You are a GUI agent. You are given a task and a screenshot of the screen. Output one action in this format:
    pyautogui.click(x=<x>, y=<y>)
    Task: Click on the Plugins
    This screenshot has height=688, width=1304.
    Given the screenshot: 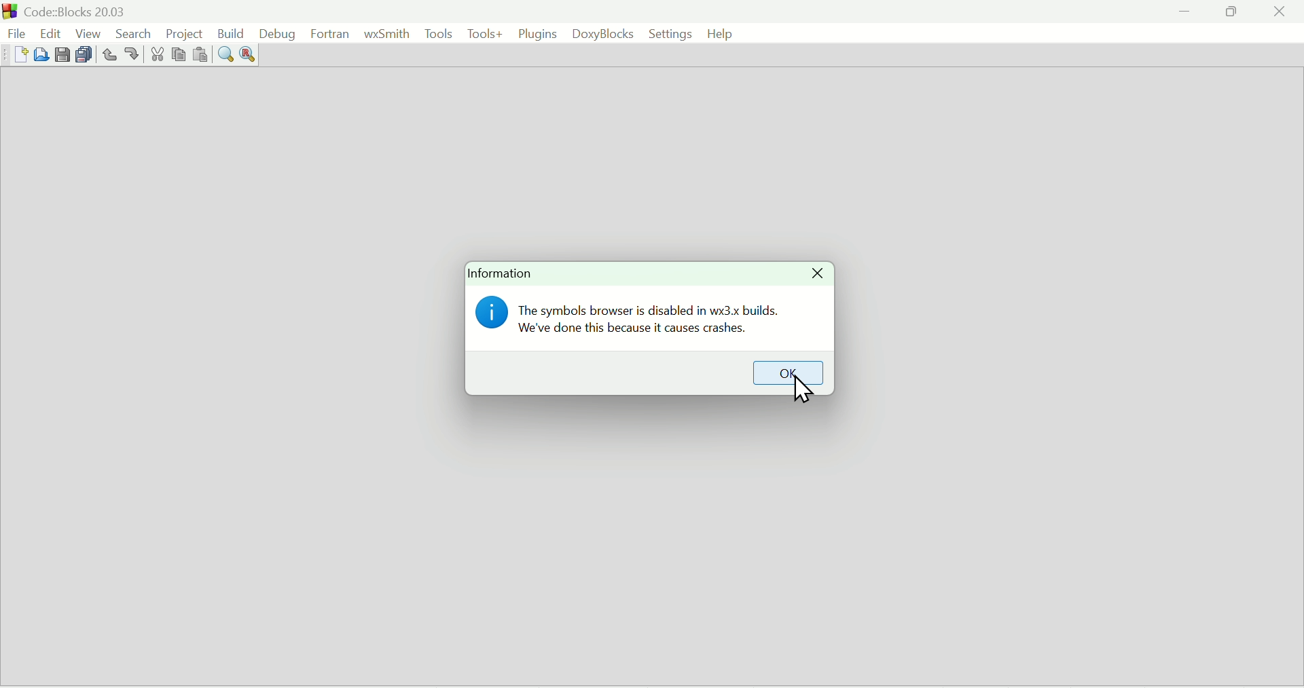 What is the action you would take?
    pyautogui.click(x=537, y=32)
    